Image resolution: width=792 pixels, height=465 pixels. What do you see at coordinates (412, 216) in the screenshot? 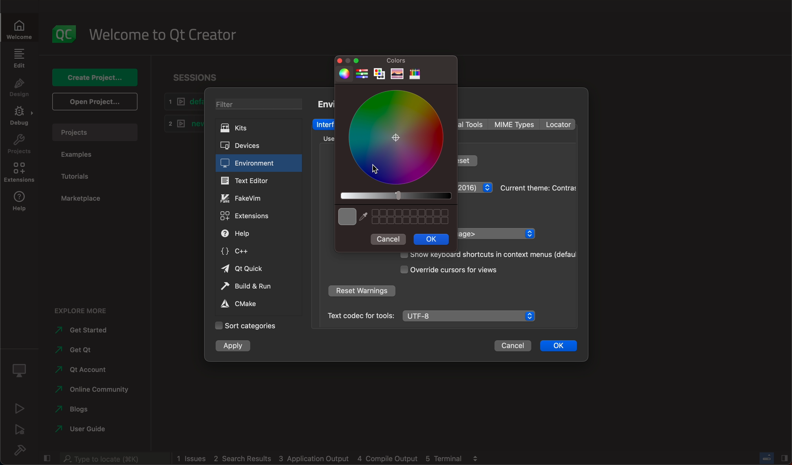
I see `chosen colors` at bounding box center [412, 216].